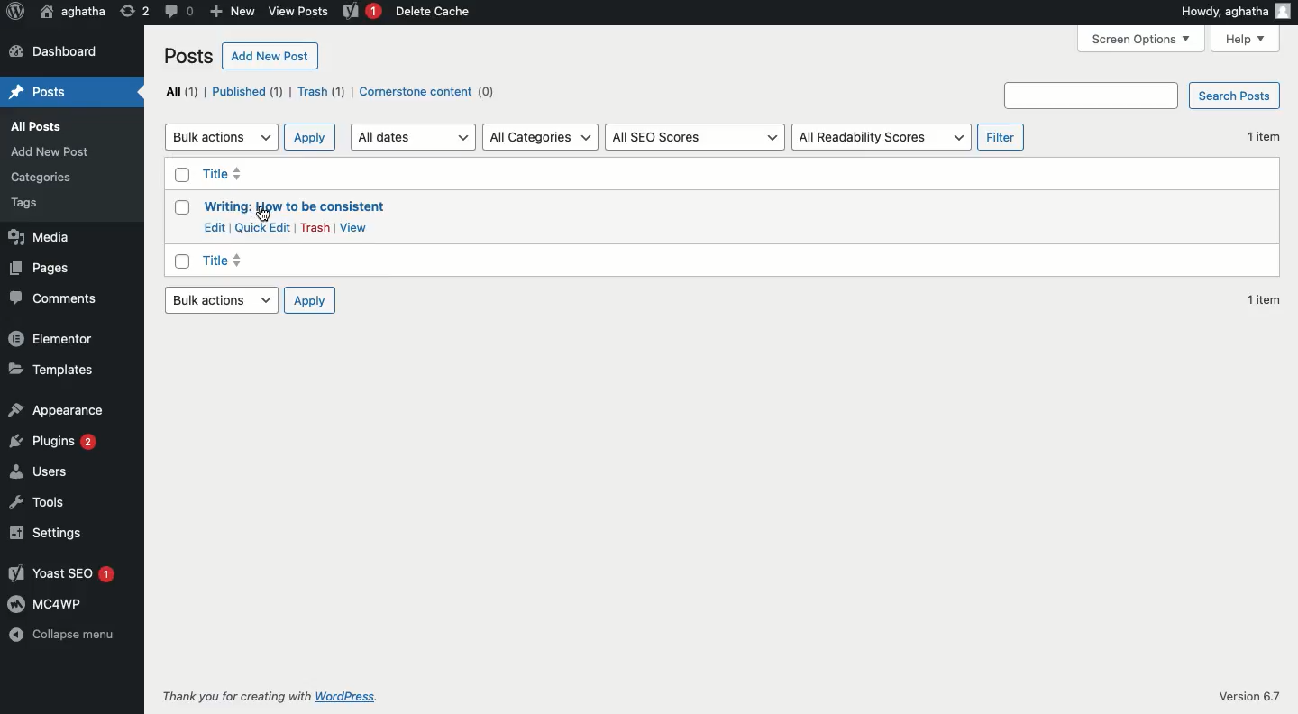  What do you see at coordinates (297, 207) in the screenshot?
I see `Writing: how to be consistent` at bounding box center [297, 207].